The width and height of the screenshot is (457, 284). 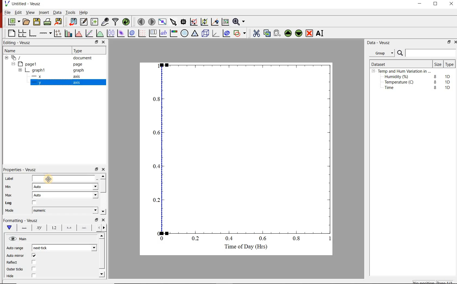 What do you see at coordinates (205, 22) in the screenshot?
I see `click to zoom out of graph axes` at bounding box center [205, 22].